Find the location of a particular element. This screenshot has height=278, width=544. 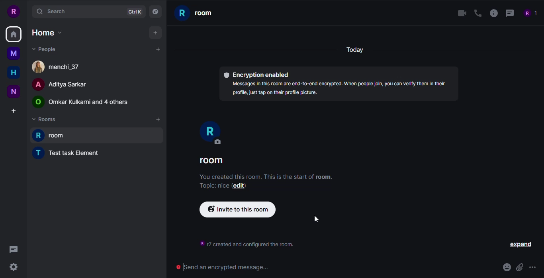

info is located at coordinates (246, 243).